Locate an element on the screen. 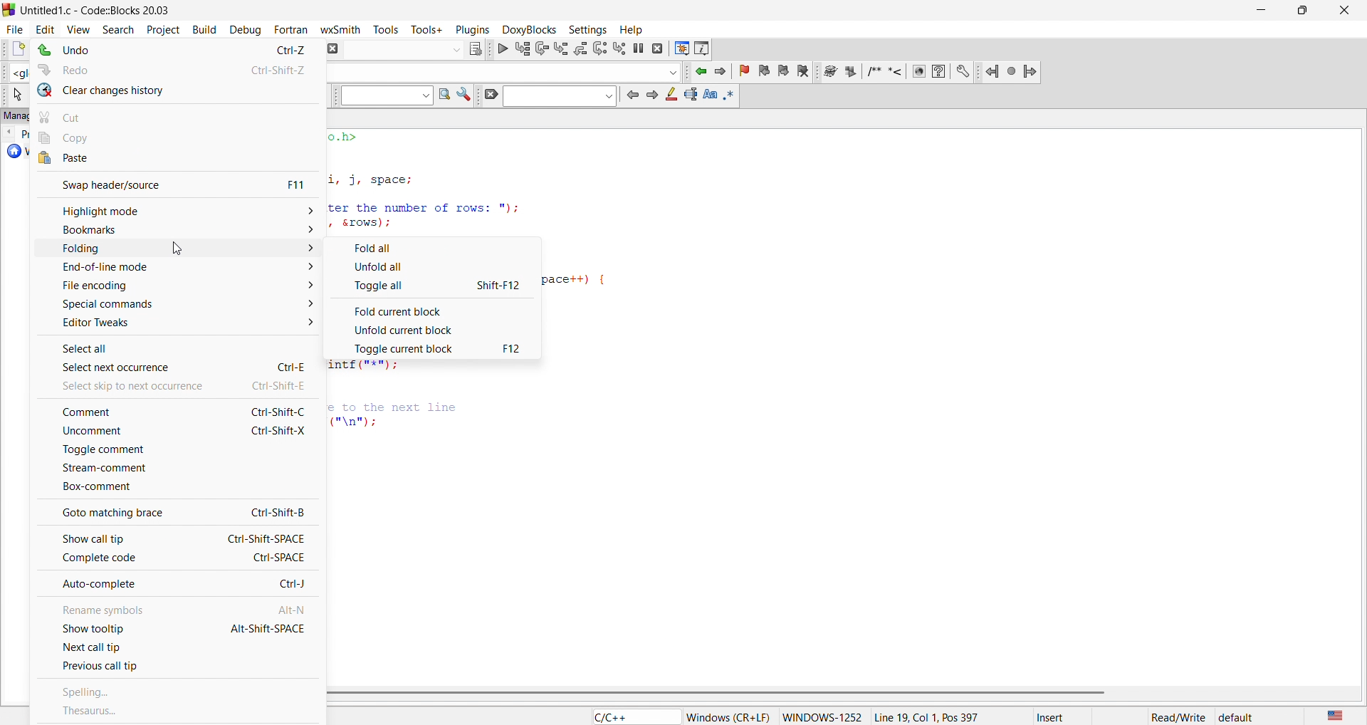 Image resolution: width=1367 pixels, height=725 pixels. select is located at coordinates (15, 95).